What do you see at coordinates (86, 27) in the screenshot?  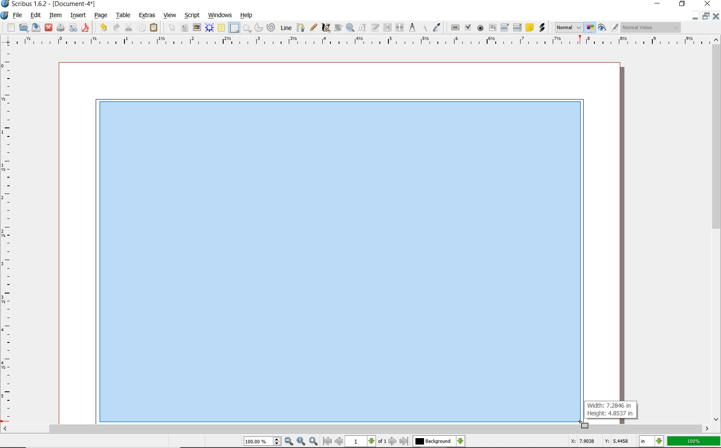 I see `save as pdf` at bounding box center [86, 27].